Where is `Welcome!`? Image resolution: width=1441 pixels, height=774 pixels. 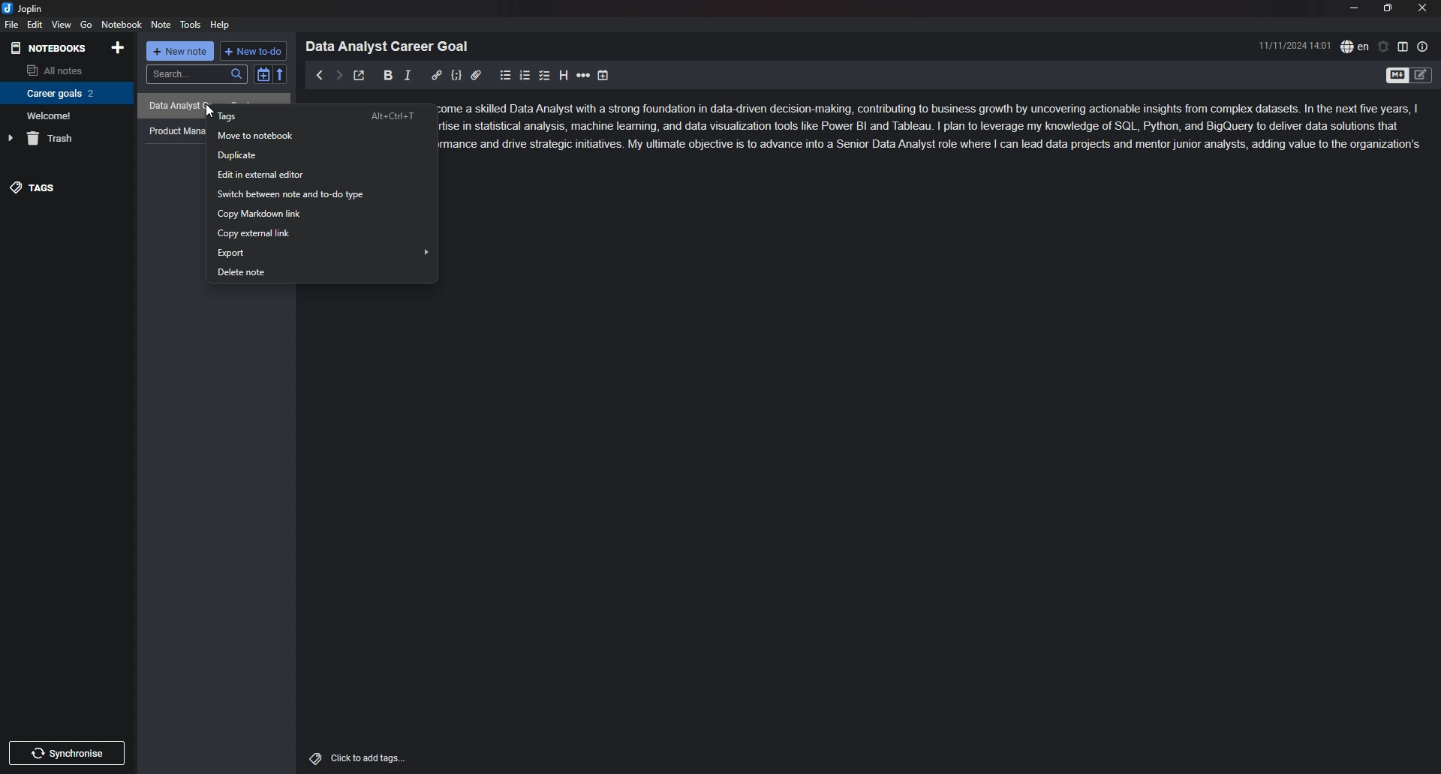 Welcome! is located at coordinates (63, 115).